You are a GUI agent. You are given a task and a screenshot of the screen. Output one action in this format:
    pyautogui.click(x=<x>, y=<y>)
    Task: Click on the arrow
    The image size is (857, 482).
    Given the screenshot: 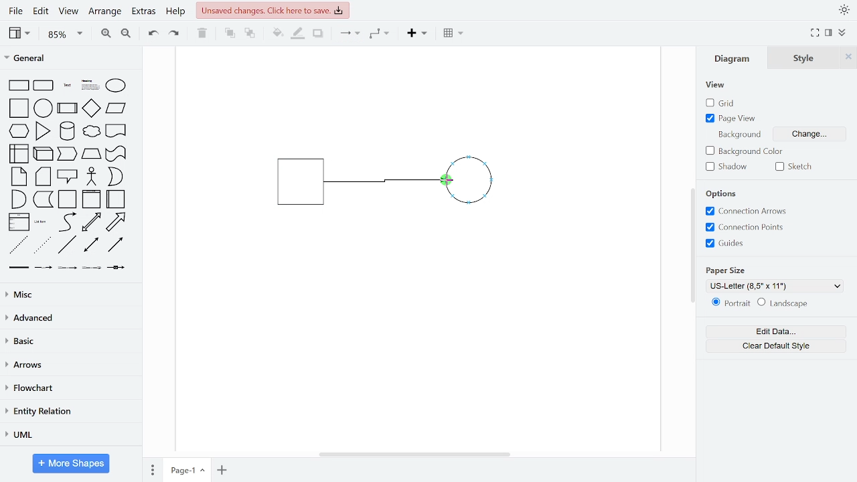 What is the action you would take?
    pyautogui.click(x=116, y=222)
    